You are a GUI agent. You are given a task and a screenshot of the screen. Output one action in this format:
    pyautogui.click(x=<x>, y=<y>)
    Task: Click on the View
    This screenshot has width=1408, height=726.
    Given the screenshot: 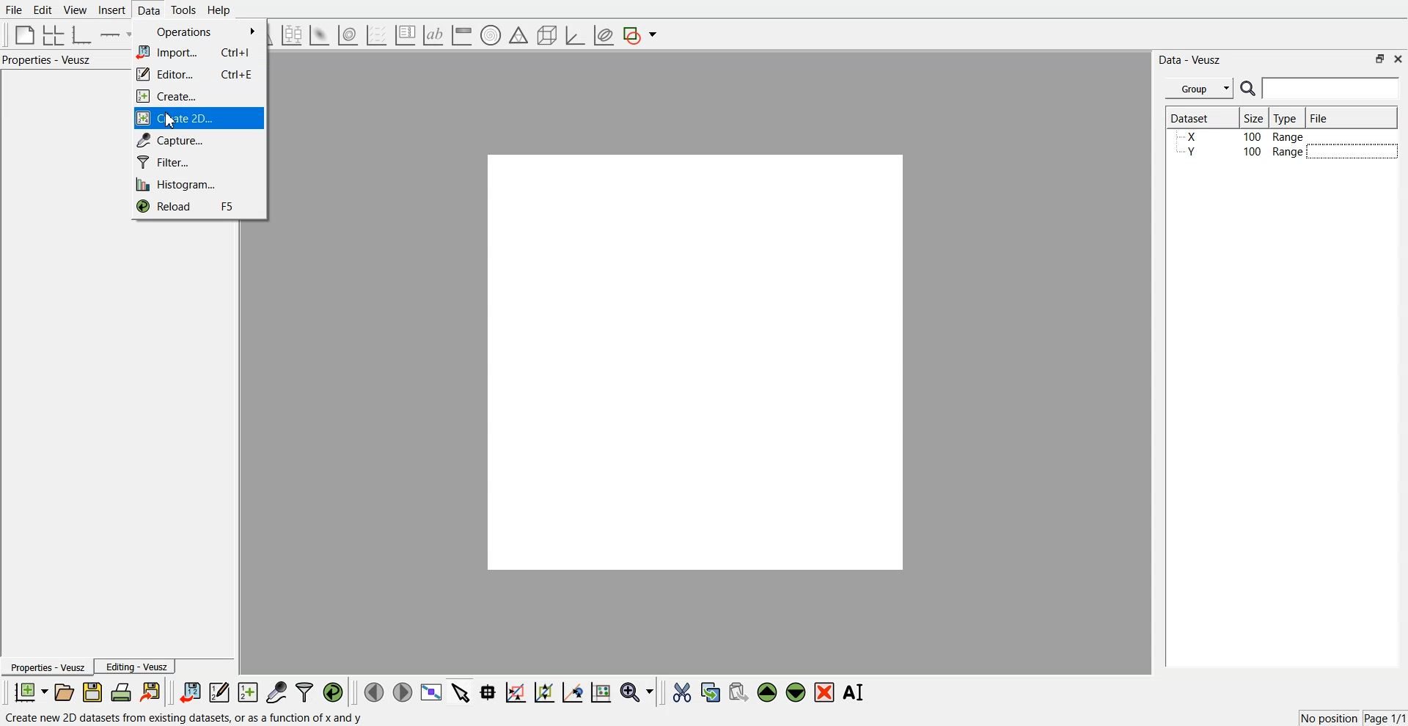 What is the action you would take?
    pyautogui.click(x=76, y=10)
    